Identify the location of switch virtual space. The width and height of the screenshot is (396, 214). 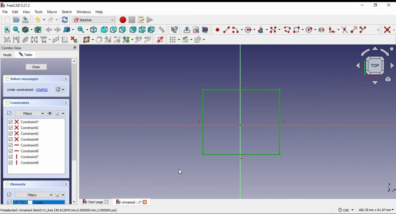
(160, 40).